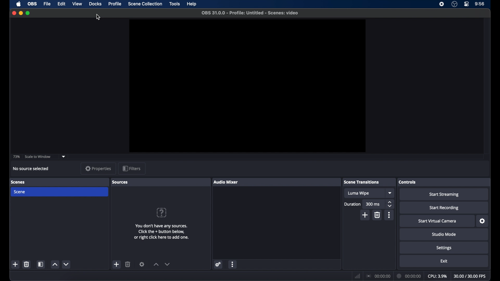 Image resolution: width=500 pixels, height=281 pixels. Describe the element at coordinates (18, 4) in the screenshot. I see `apple icon` at that location.